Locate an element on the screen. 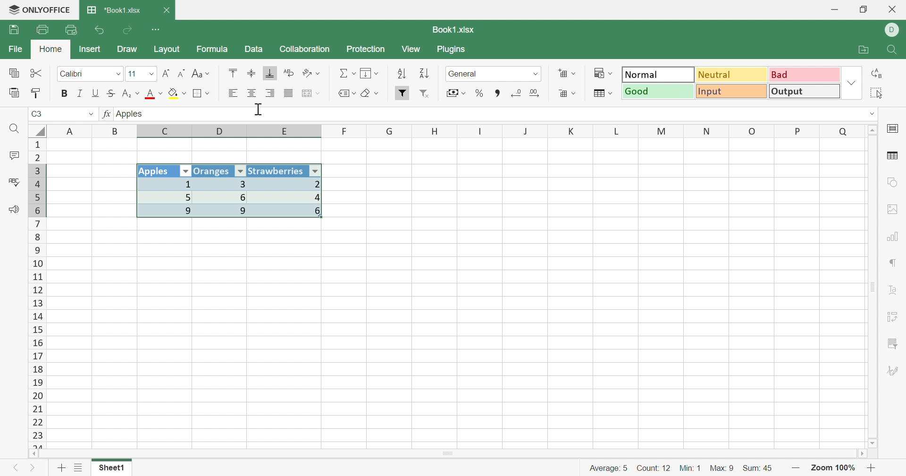  Justified is located at coordinates (288, 93).